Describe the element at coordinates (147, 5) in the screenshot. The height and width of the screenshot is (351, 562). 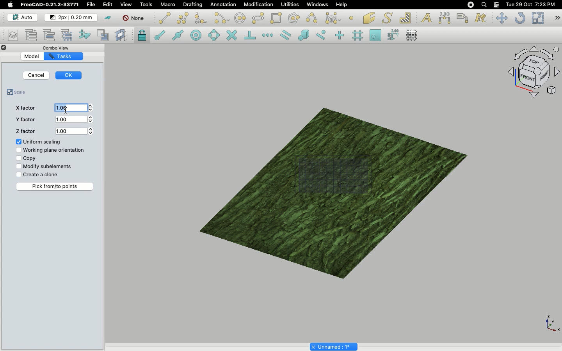
I see `Tools` at that location.